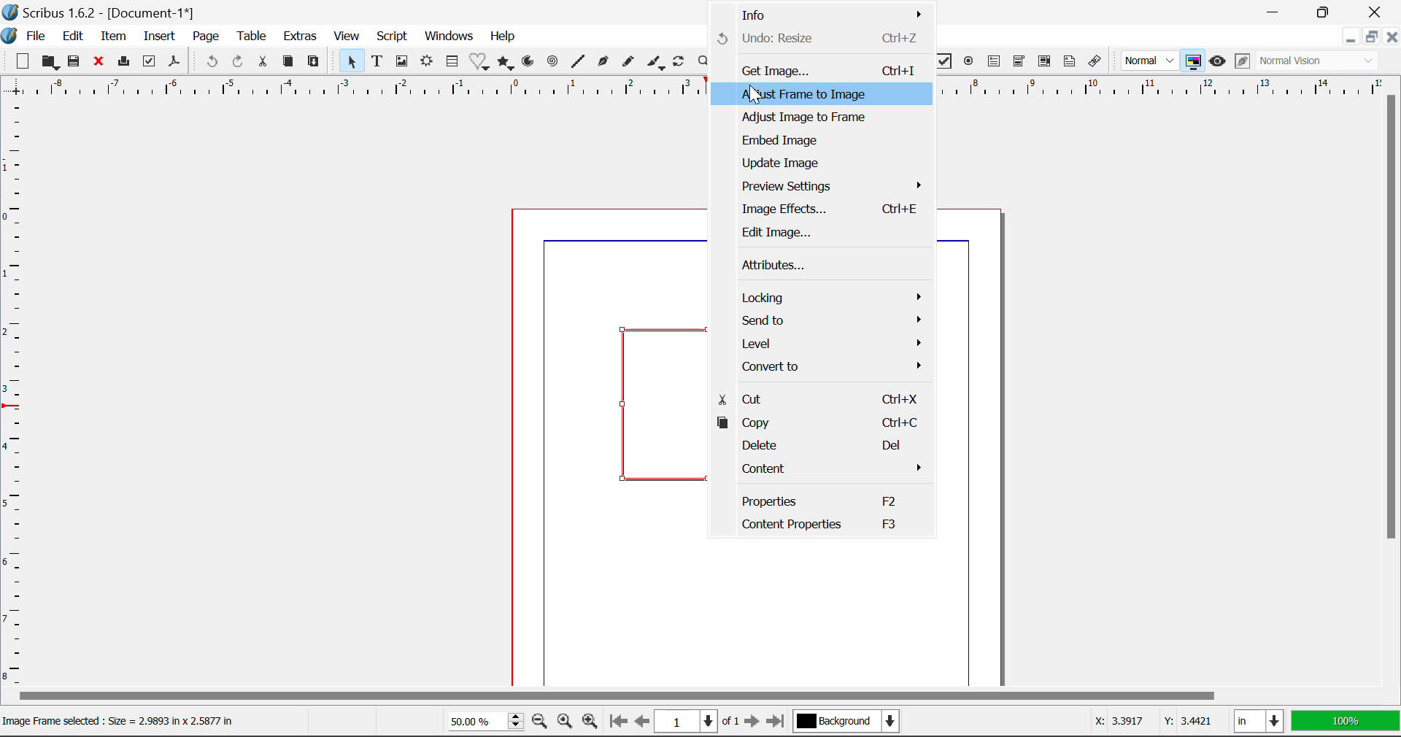 The image size is (1401, 737). Describe the element at coordinates (651, 401) in the screenshot. I see `Image Frame Selected` at that location.